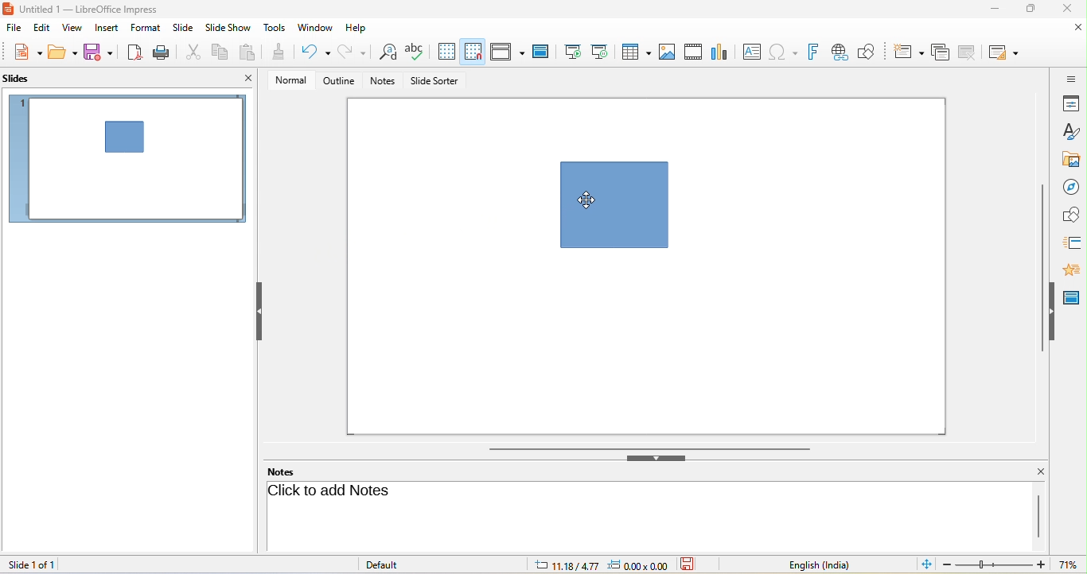 The width and height of the screenshot is (1087, 574). I want to click on close, so click(1034, 471).